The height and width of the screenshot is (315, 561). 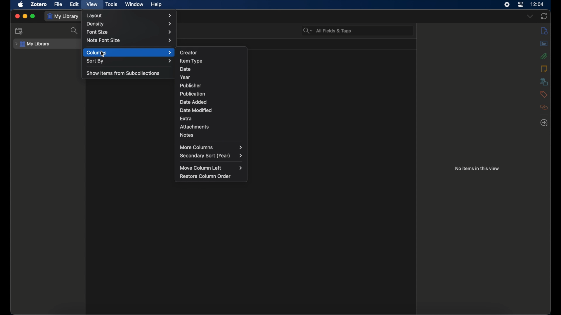 What do you see at coordinates (39, 4) in the screenshot?
I see `zotero` at bounding box center [39, 4].